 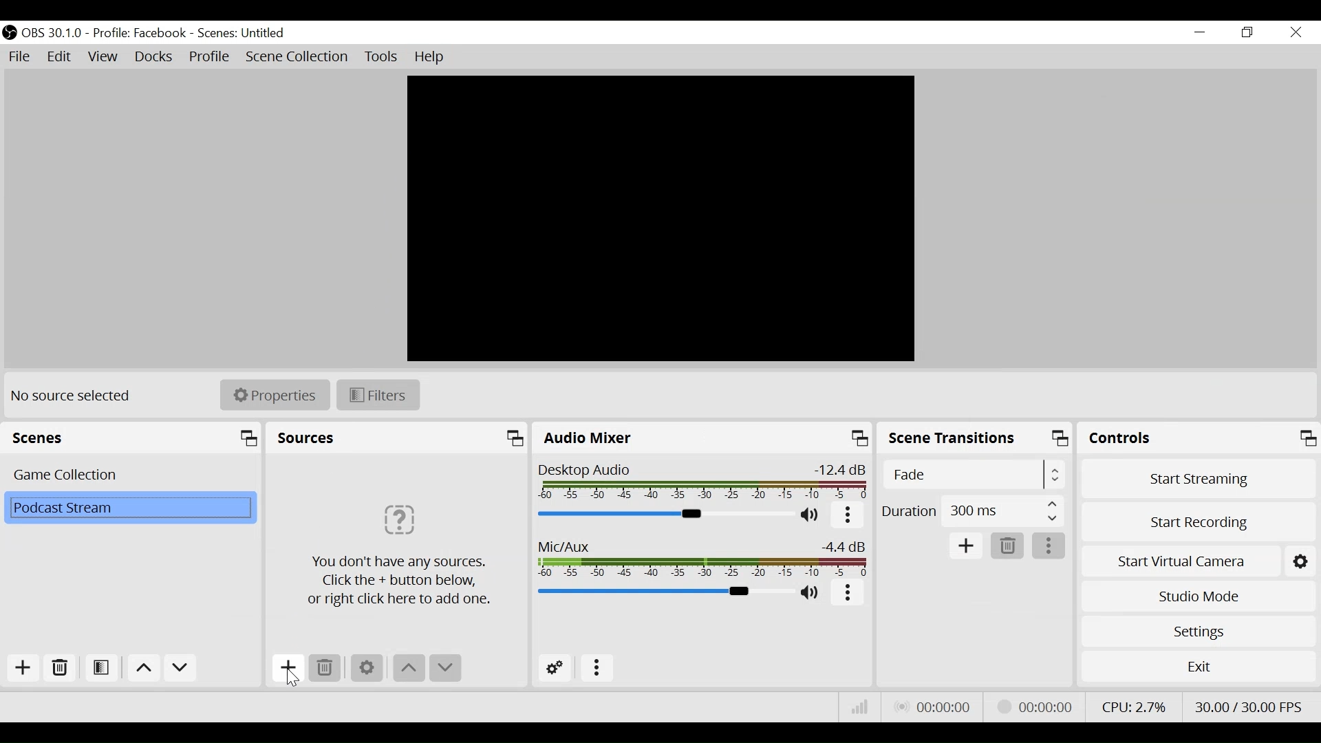 I want to click on Stream Status, so click(x=1038, y=707).